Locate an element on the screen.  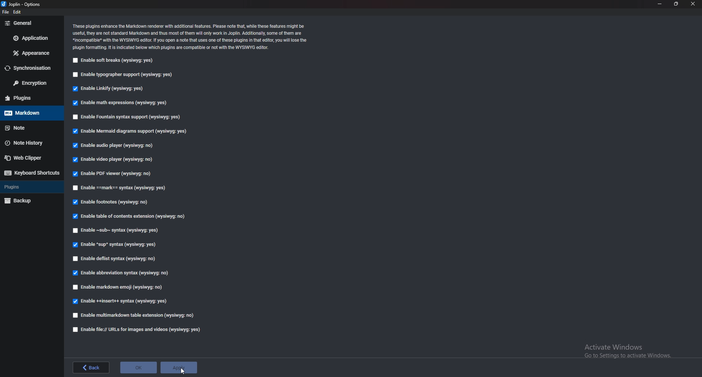
enable video player is located at coordinates (114, 160).